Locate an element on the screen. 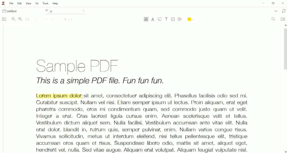 Image resolution: width=287 pixels, height=153 pixels. jo is located at coordinates (61, 11).